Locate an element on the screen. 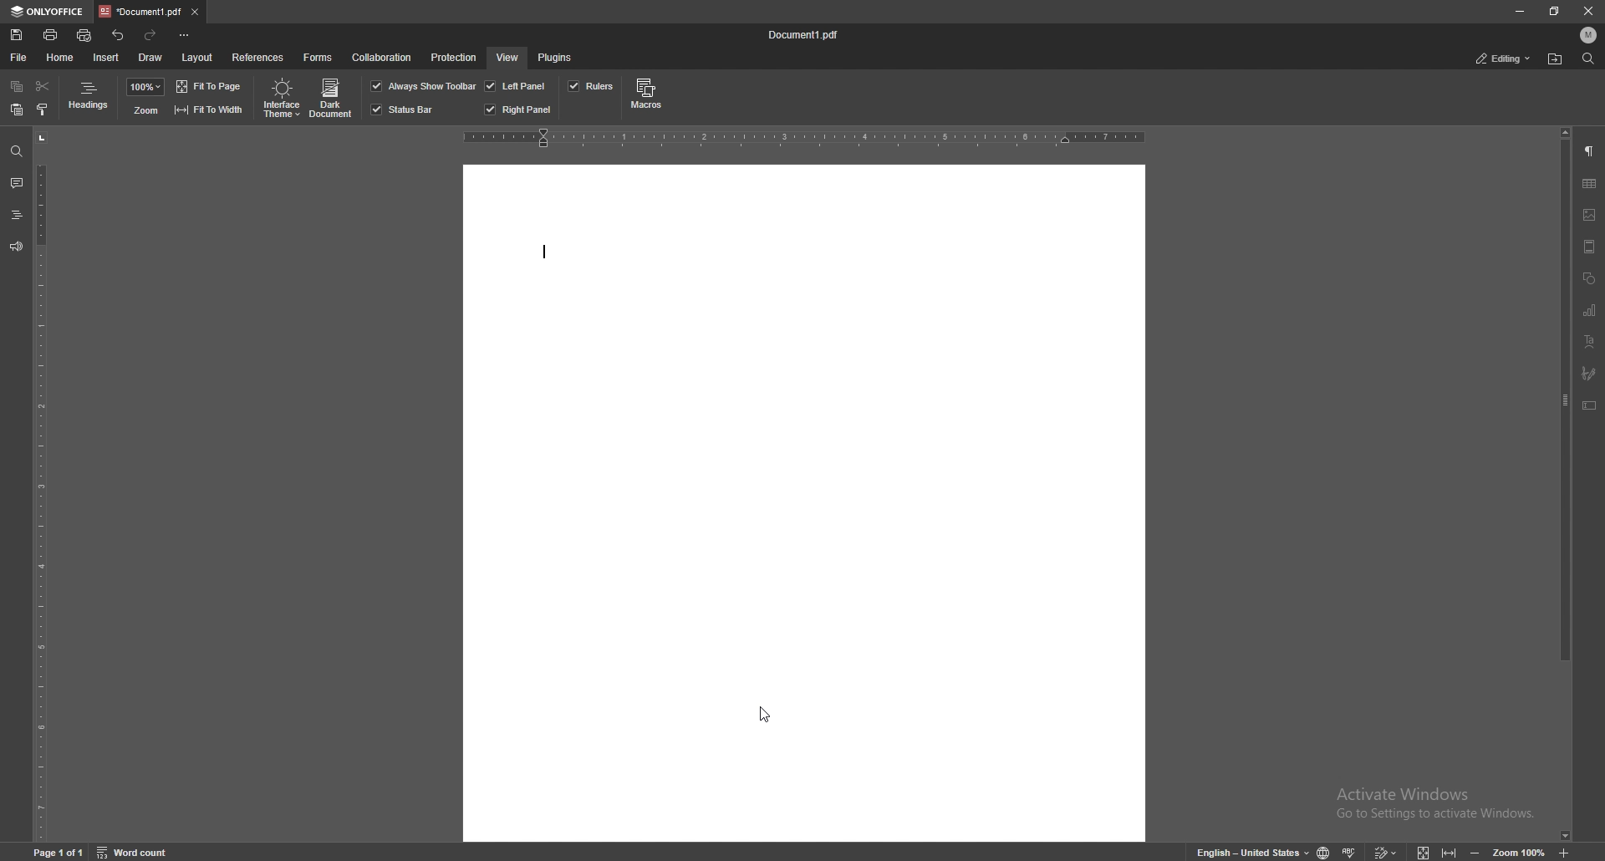 This screenshot has width=1605, height=861. text box is located at coordinates (1590, 405).